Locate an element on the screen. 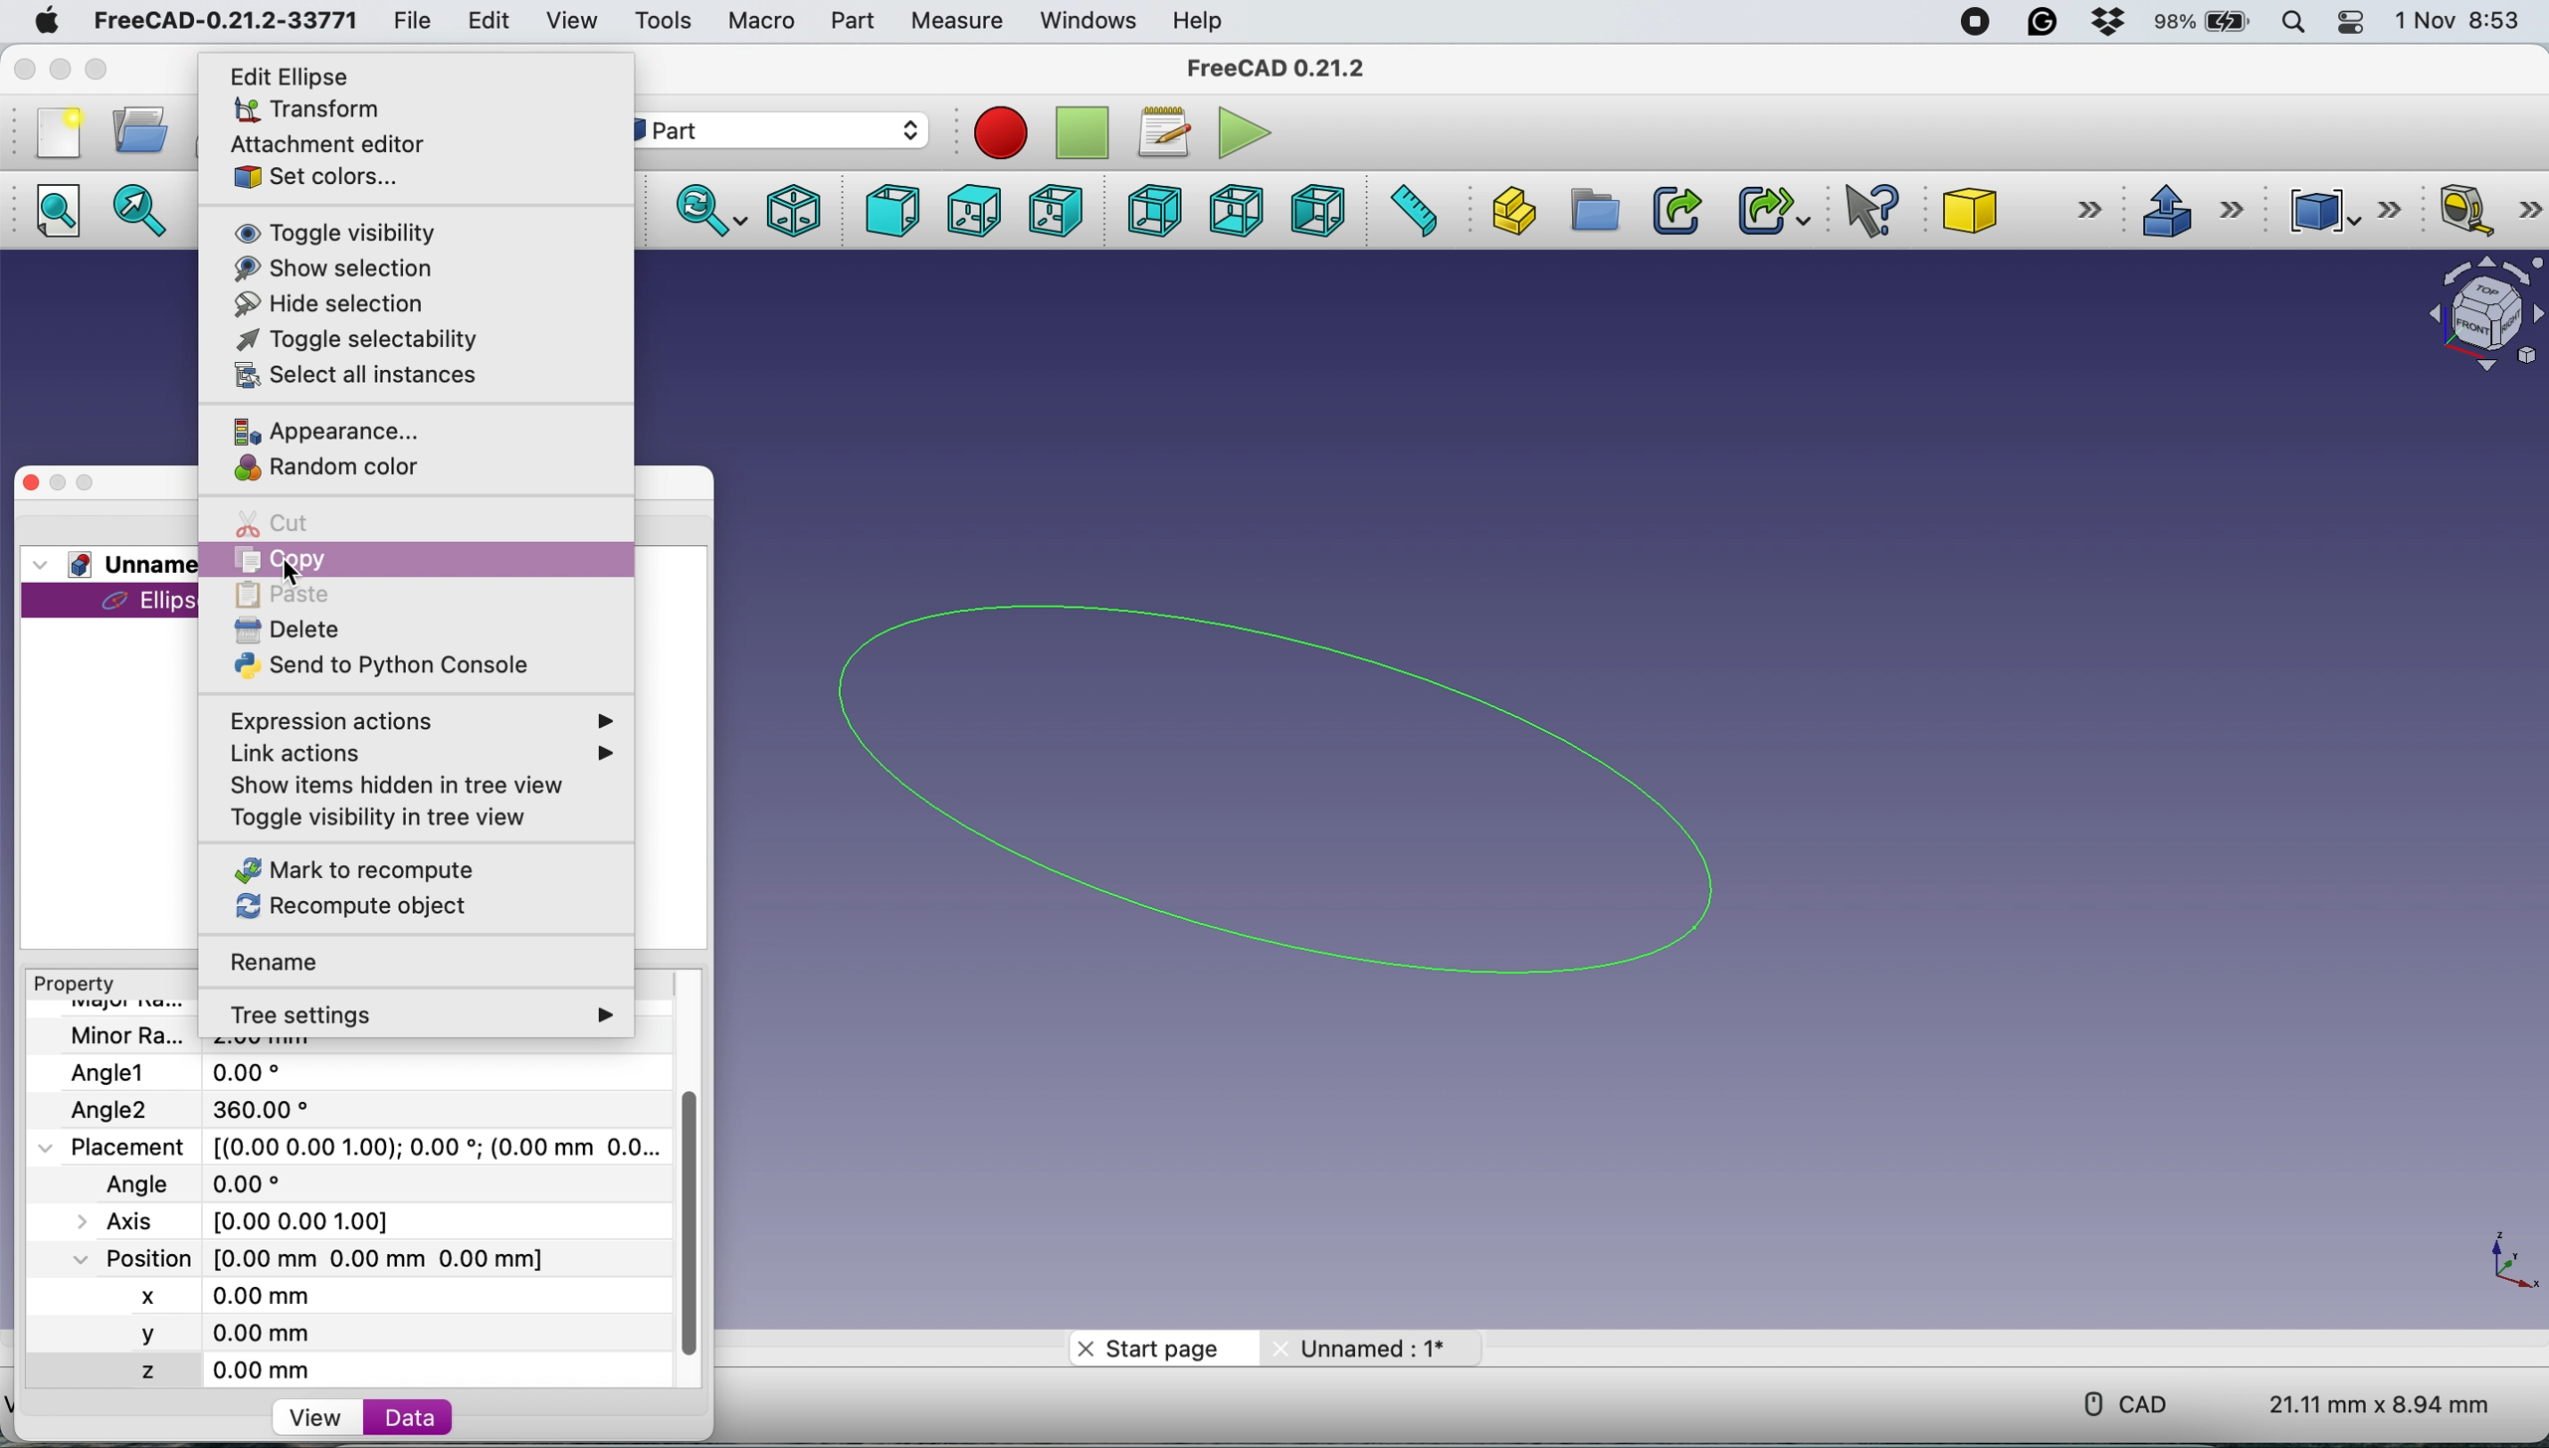 This screenshot has width=2549, height=1448. edit ellipse is located at coordinates (308, 73).